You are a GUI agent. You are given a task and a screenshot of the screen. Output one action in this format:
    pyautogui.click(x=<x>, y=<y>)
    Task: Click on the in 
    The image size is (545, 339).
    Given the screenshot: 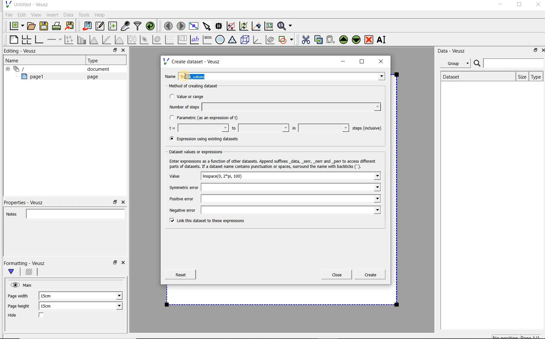 What is the action you would take?
    pyautogui.click(x=320, y=128)
    